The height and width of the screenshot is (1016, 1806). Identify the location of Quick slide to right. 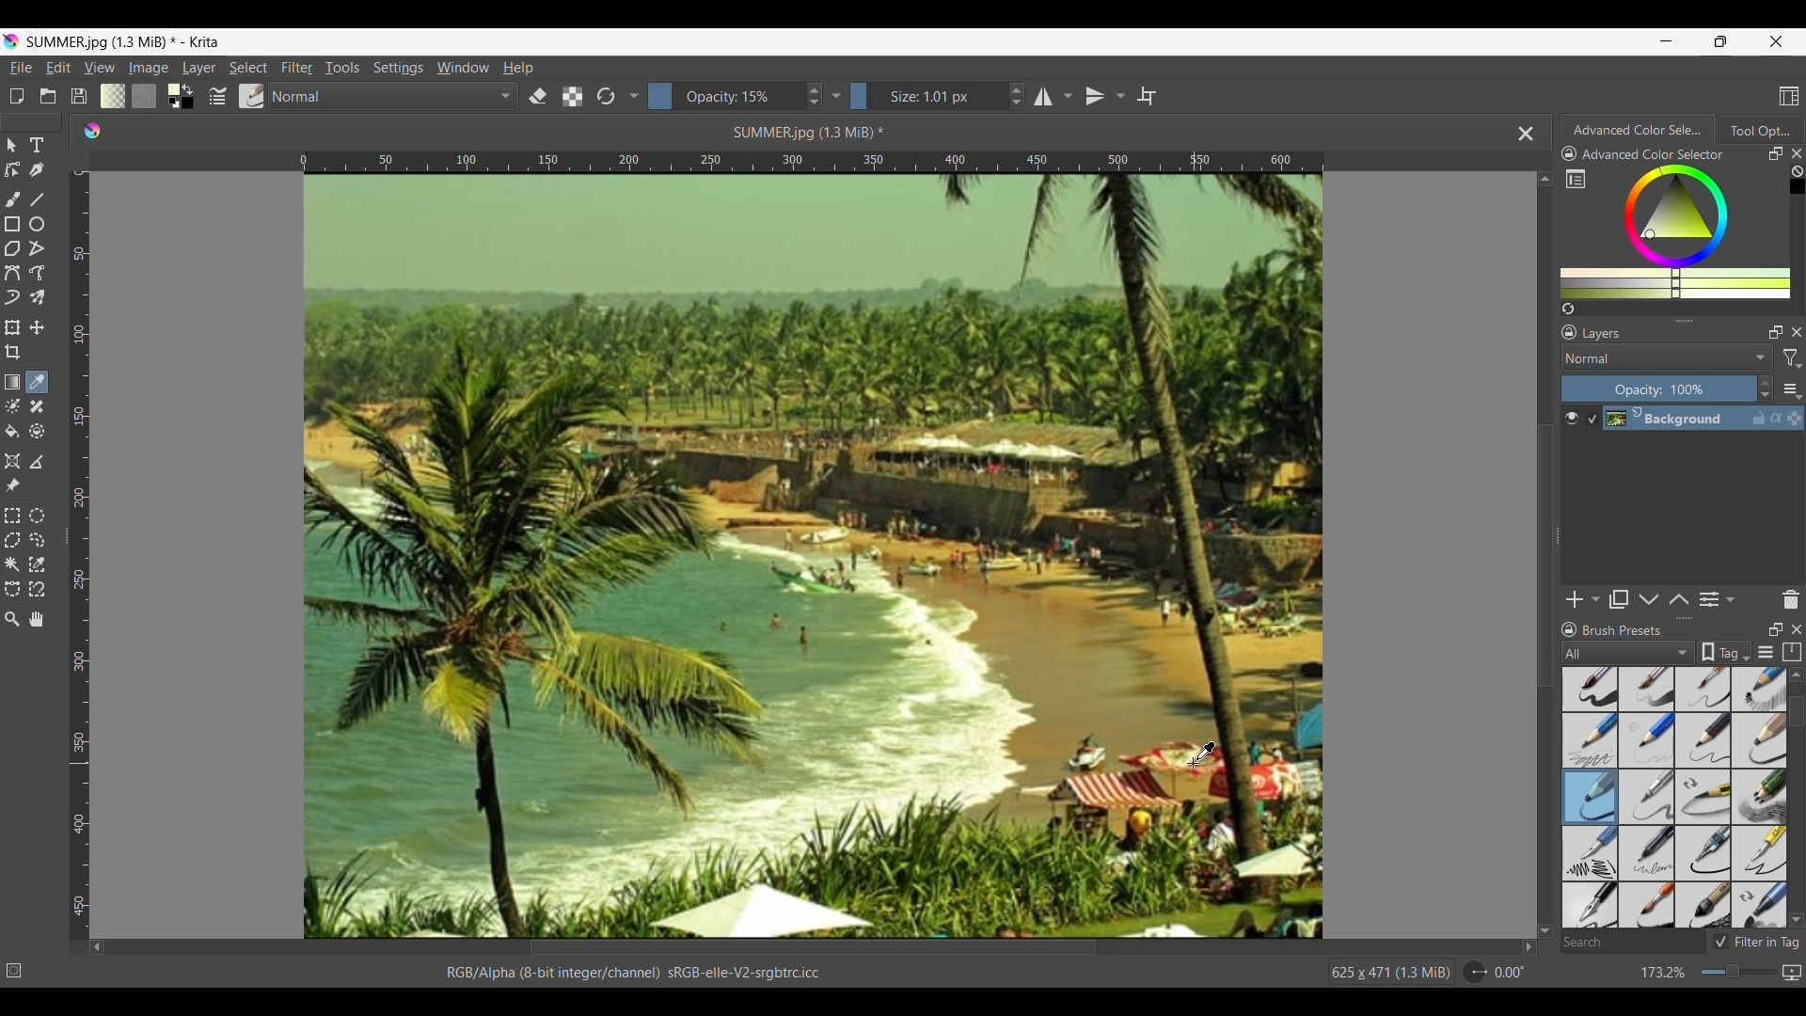
(1529, 947).